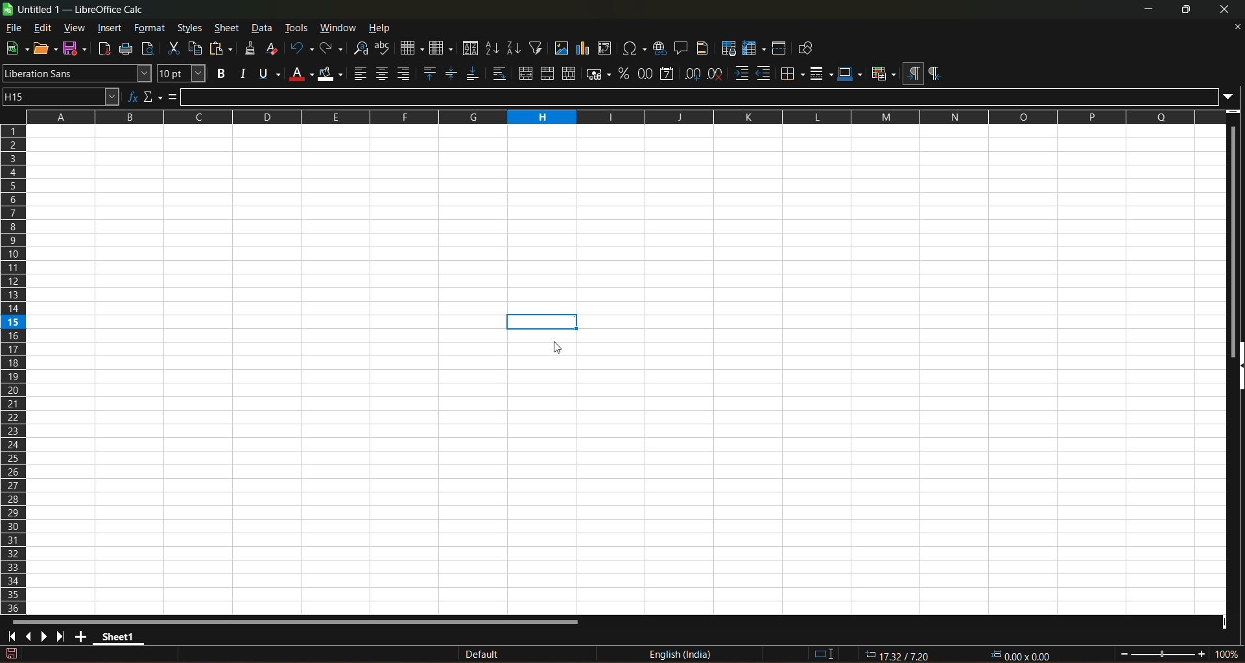 The image size is (1245, 663). Describe the element at coordinates (741, 73) in the screenshot. I see `increase indent` at that location.